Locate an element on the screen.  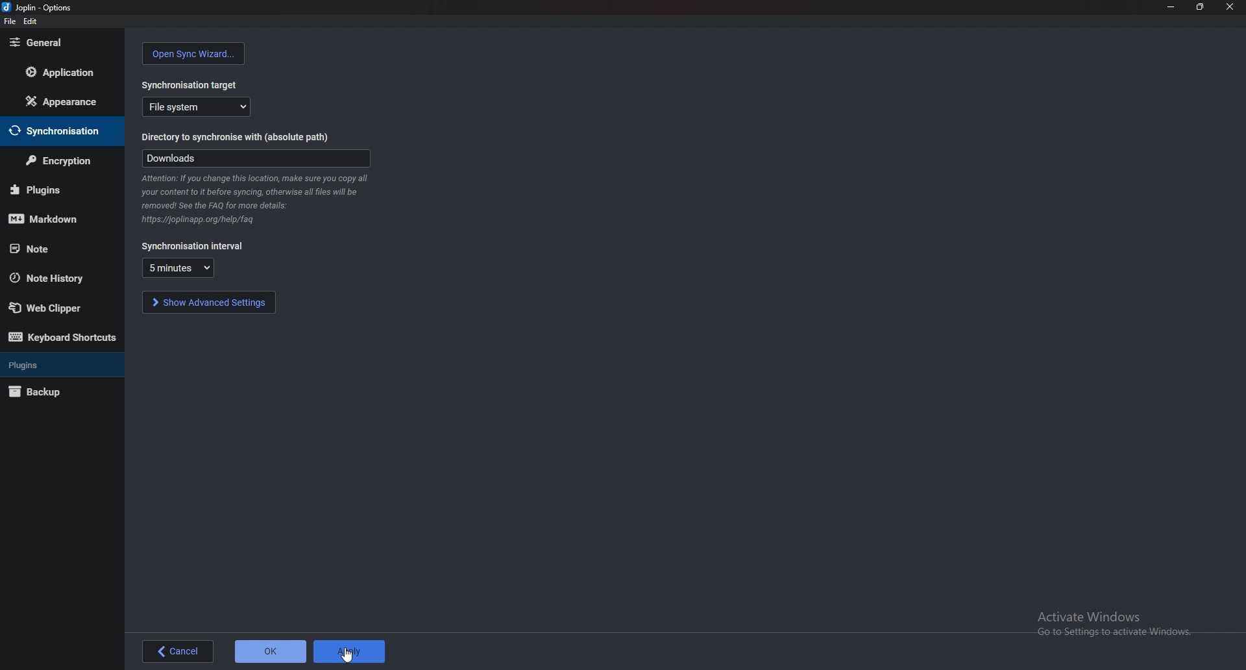
Downloads is located at coordinates (256, 158).